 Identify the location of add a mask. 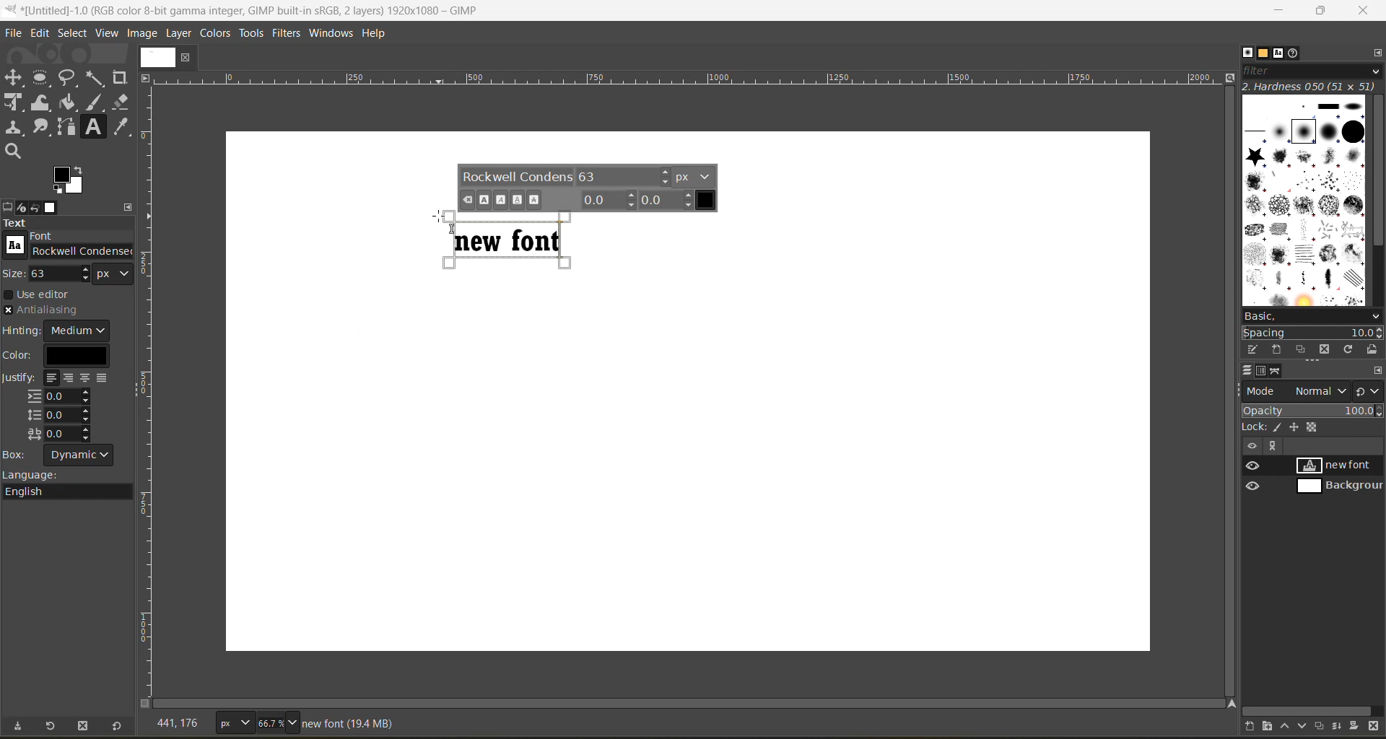
(1358, 726).